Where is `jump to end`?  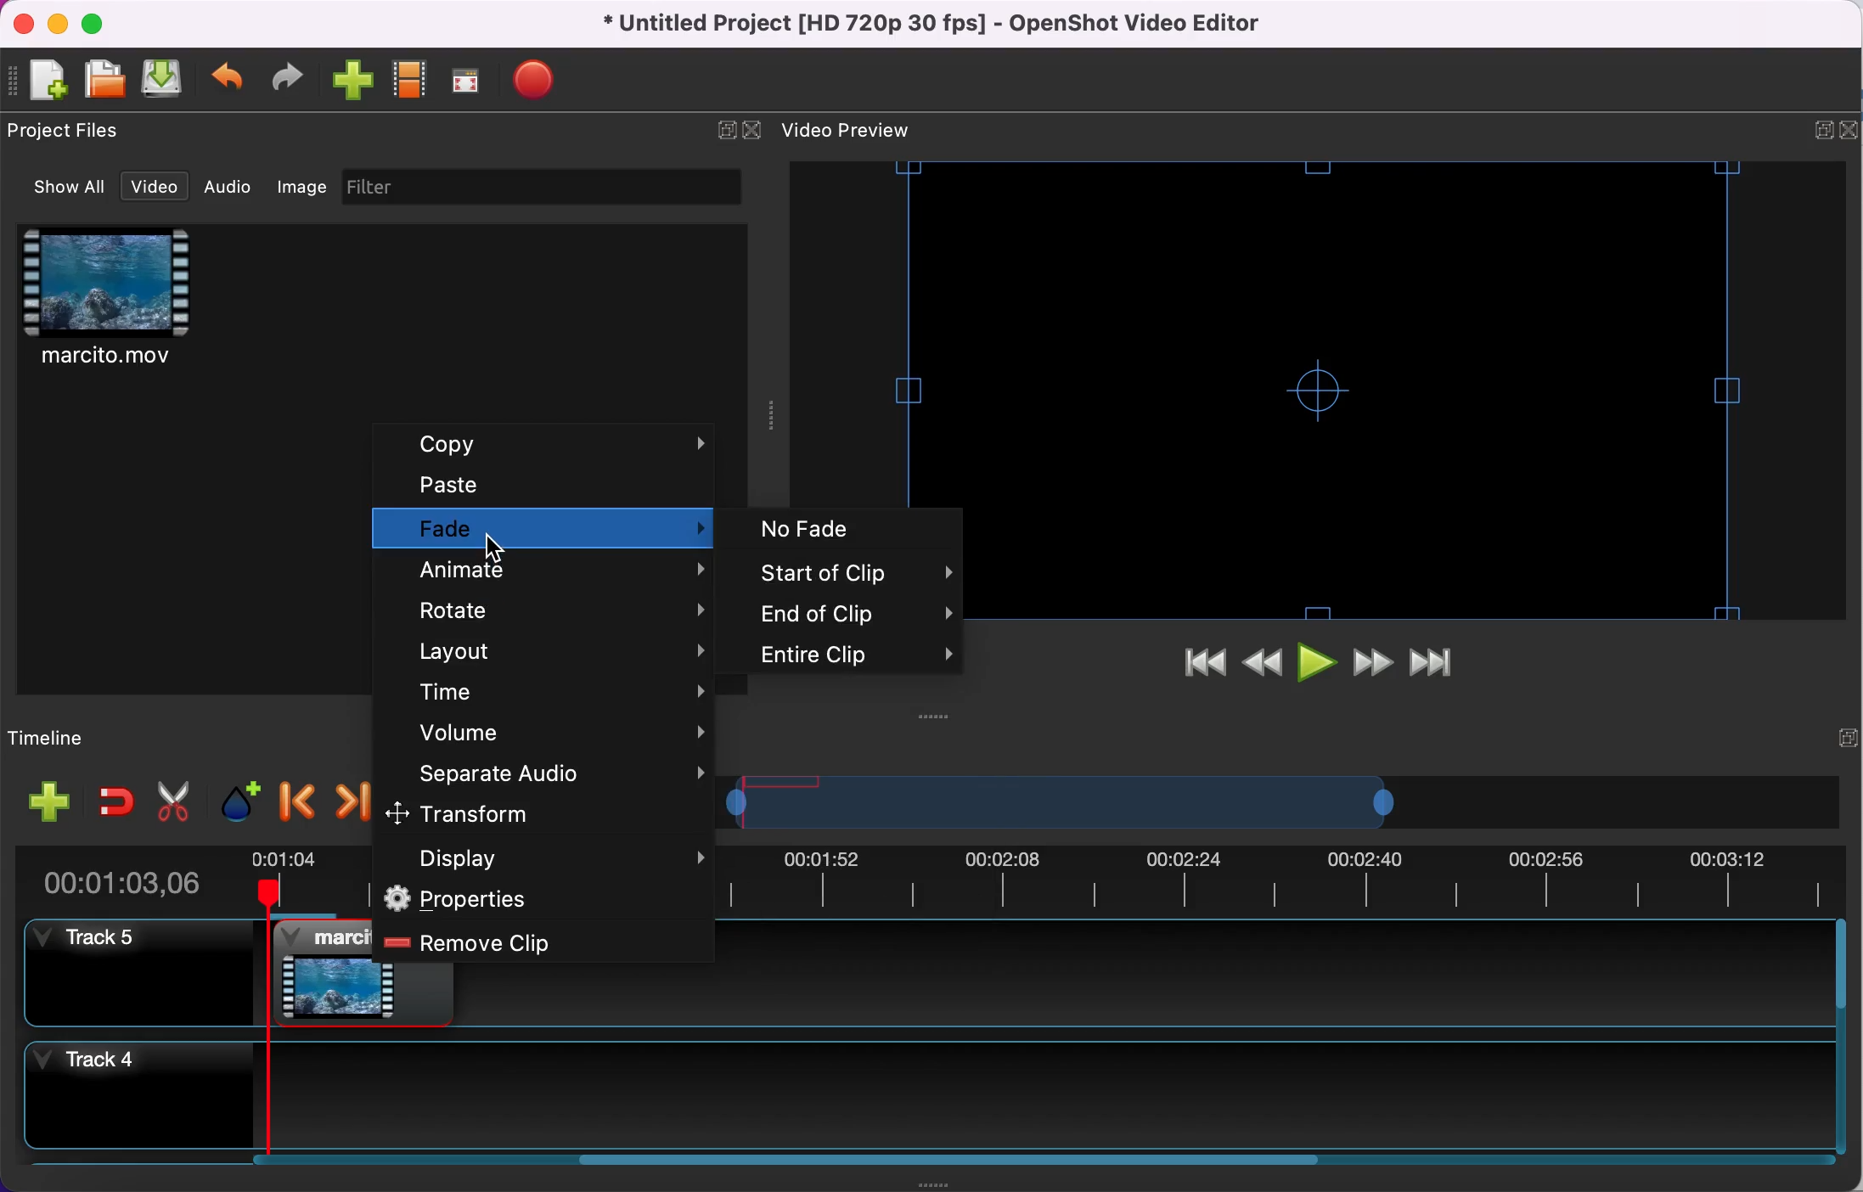
jump to end is located at coordinates (1439, 664).